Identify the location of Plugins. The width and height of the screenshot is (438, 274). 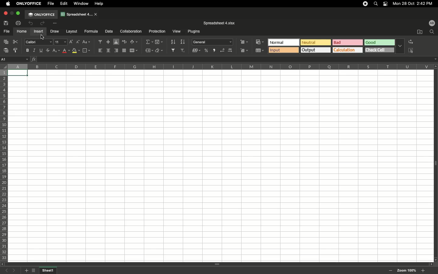
(193, 32).